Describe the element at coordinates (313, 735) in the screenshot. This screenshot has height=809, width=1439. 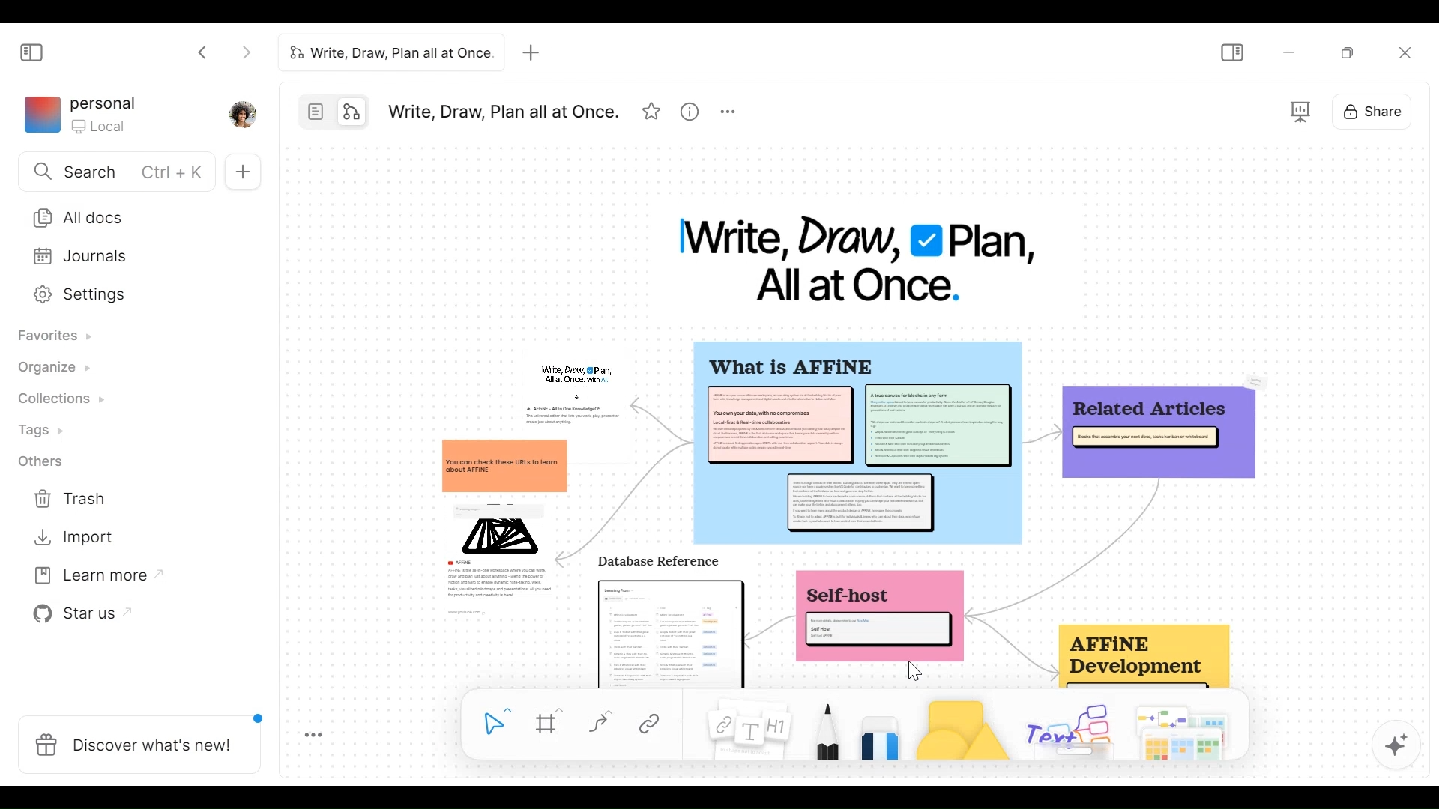
I see `more` at that location.